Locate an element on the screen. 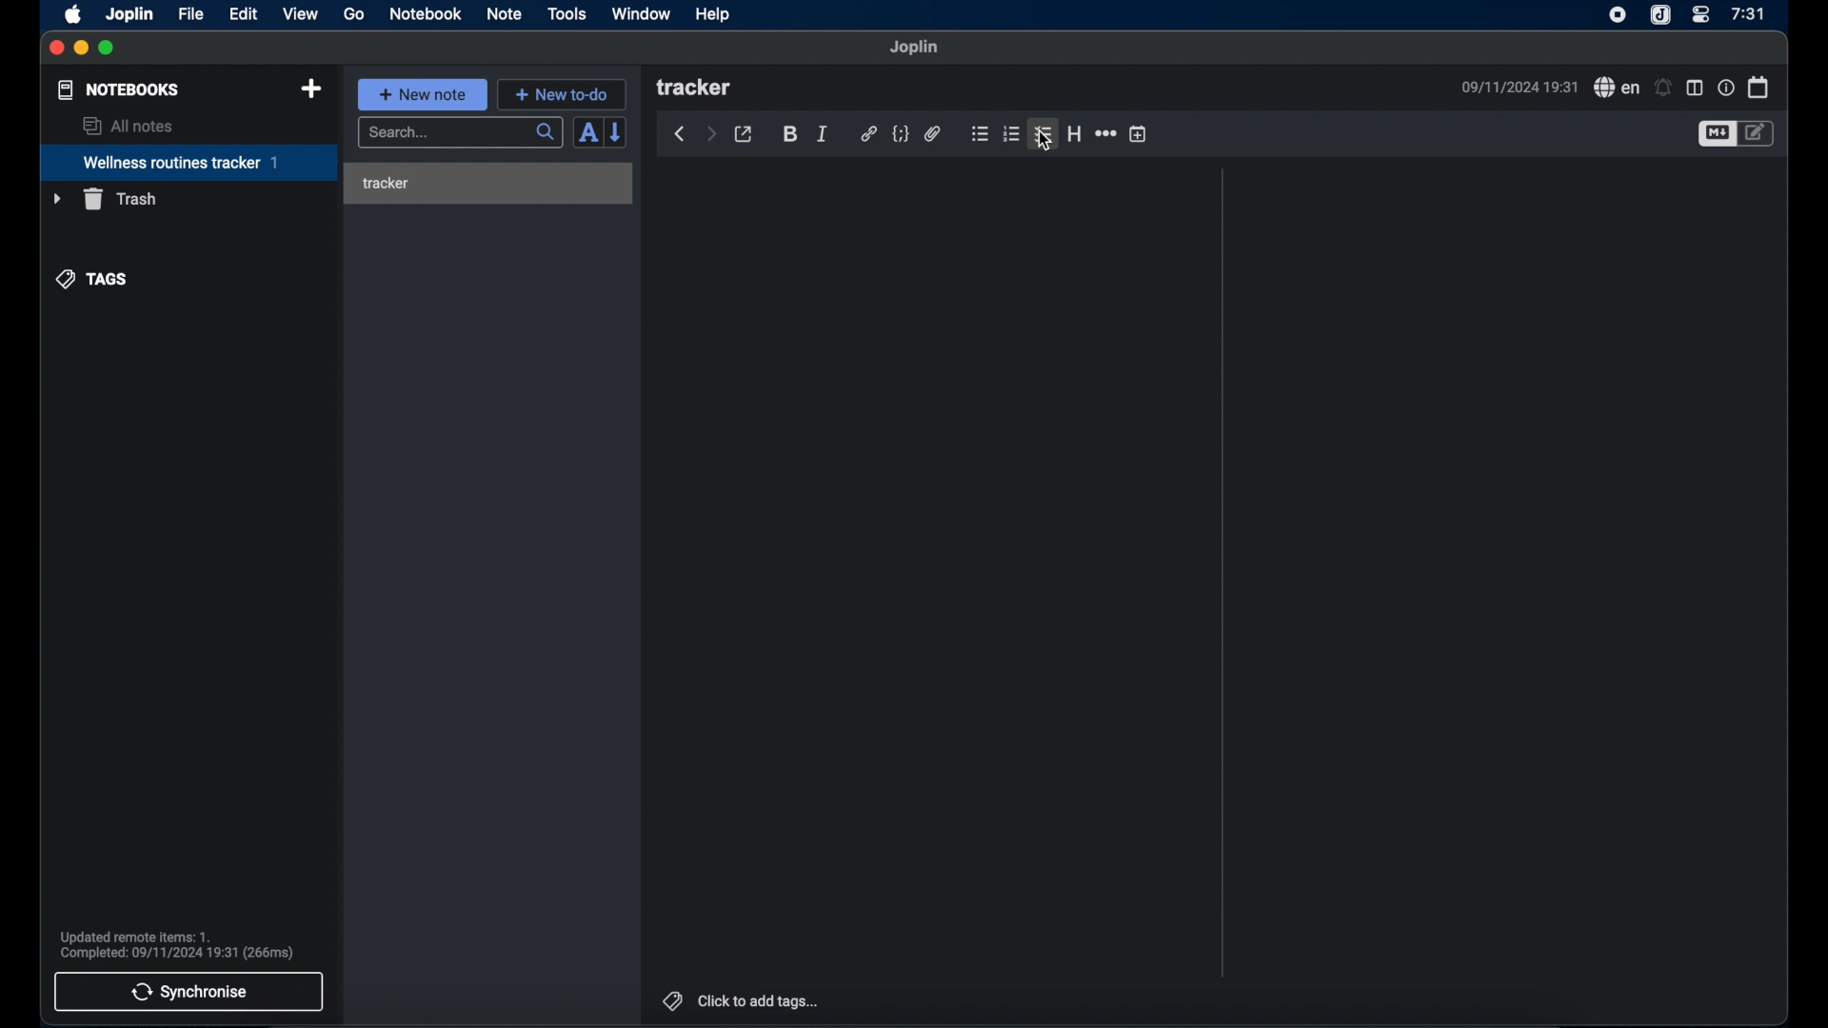  tags is located at coordinates (92, 280).